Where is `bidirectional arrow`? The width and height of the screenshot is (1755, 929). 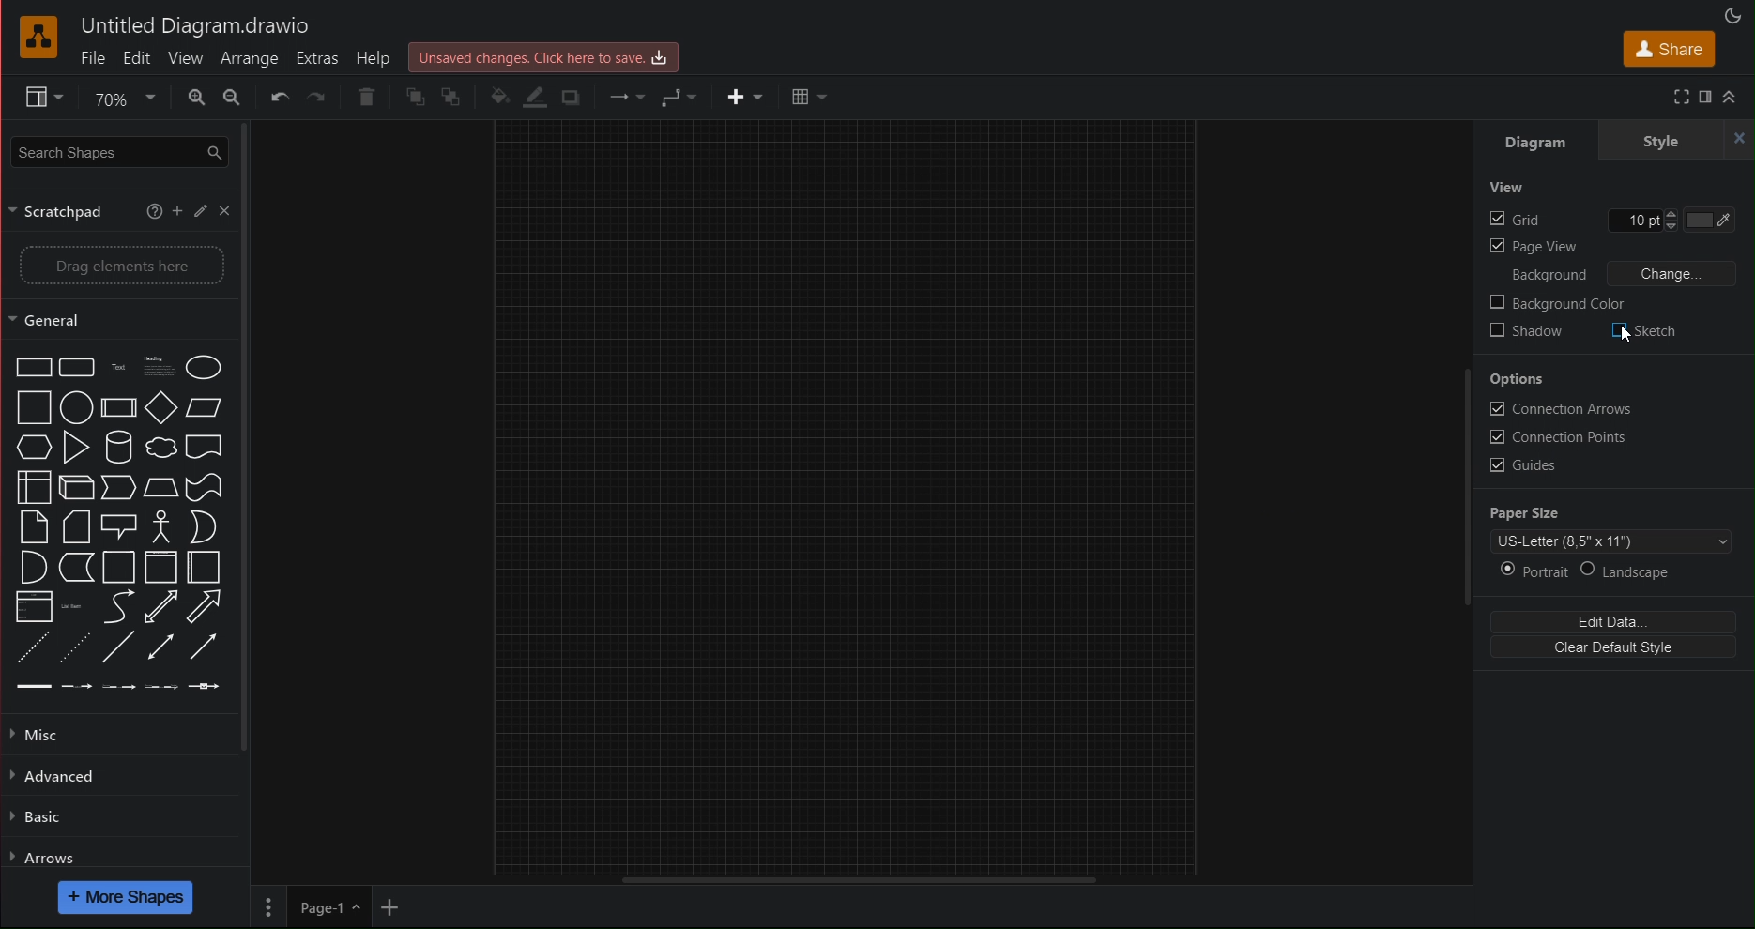 bidirectional arrow is located at coordinates (162, 608).